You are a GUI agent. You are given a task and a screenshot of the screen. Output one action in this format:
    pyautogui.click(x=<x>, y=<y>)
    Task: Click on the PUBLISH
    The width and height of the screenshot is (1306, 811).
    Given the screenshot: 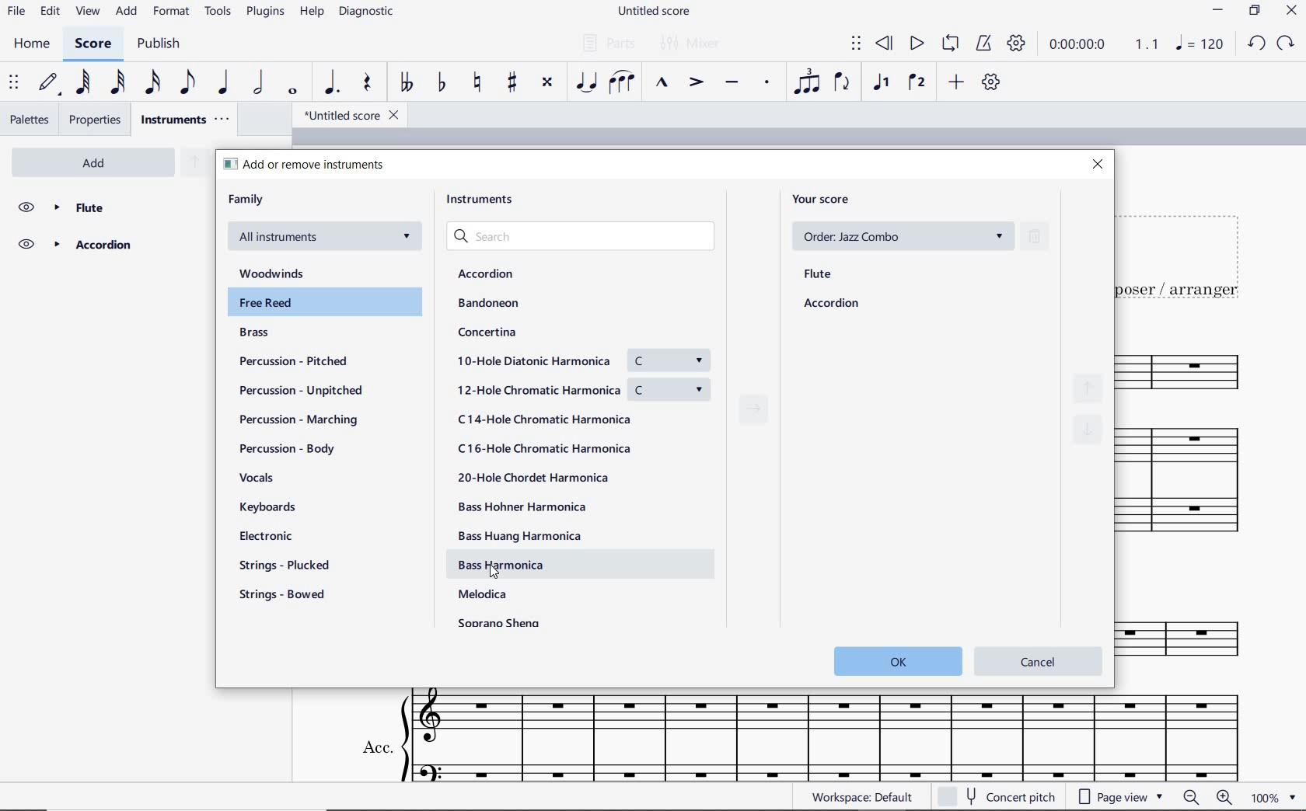 What is the action you would take?
    pyautogui.click(x=161, y=44)
    